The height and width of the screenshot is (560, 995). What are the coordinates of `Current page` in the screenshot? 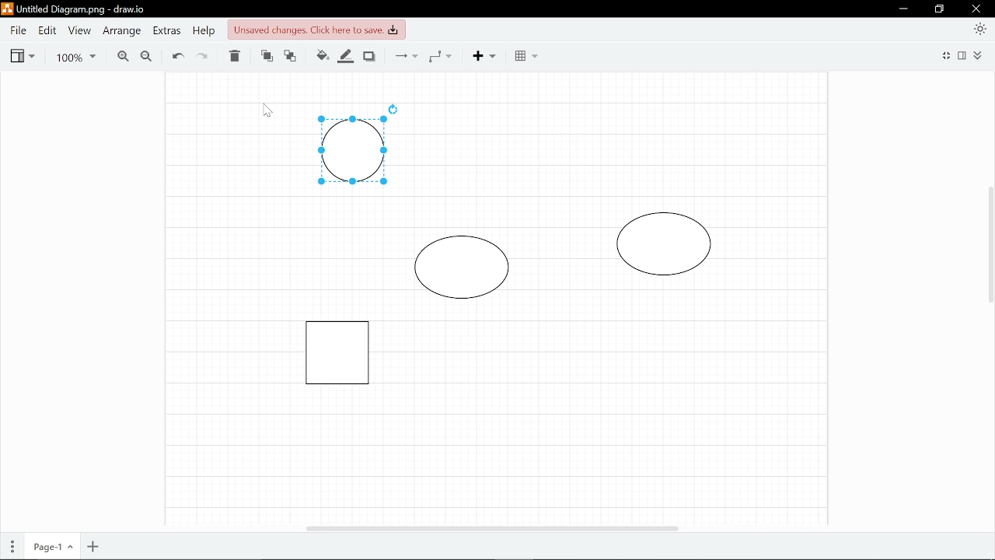 It's located at (51, 548).